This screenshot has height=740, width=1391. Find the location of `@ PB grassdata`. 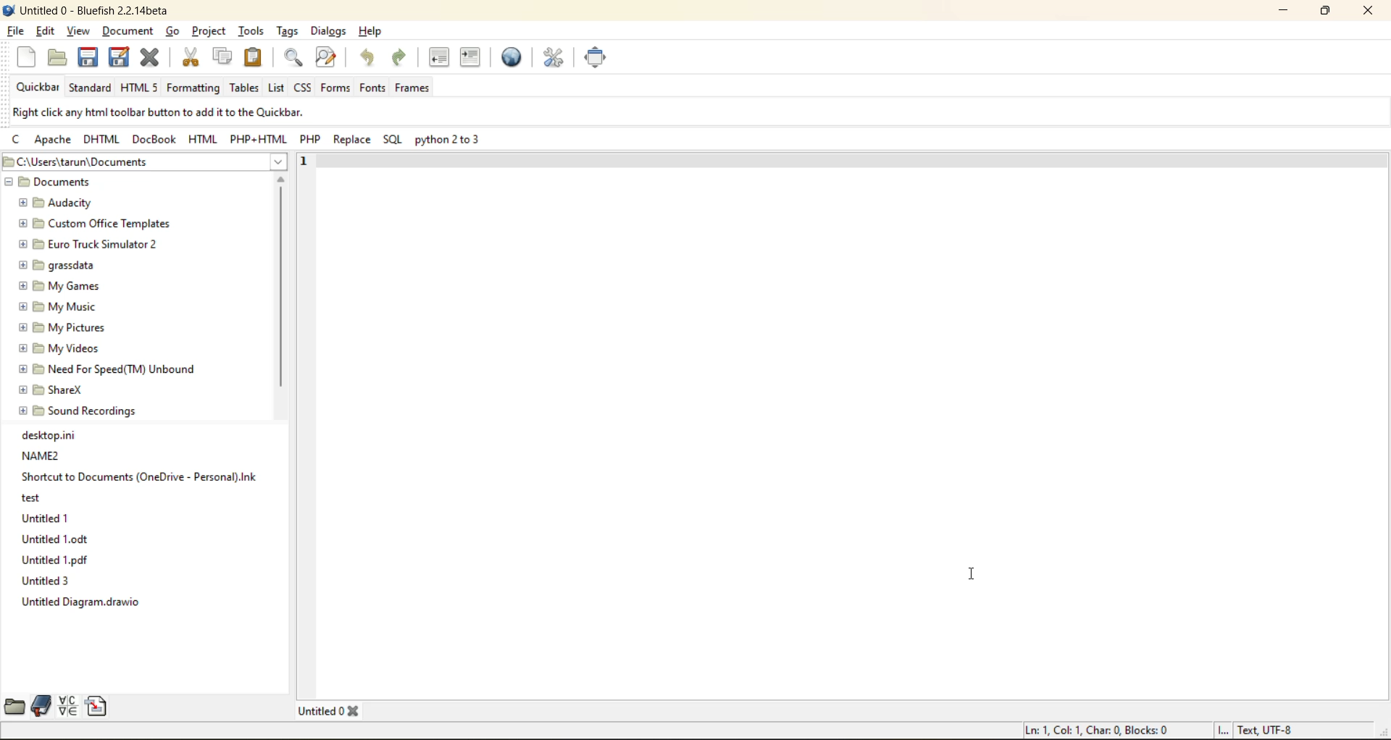

@ PB grassdata is located at coordinates (57, 264).